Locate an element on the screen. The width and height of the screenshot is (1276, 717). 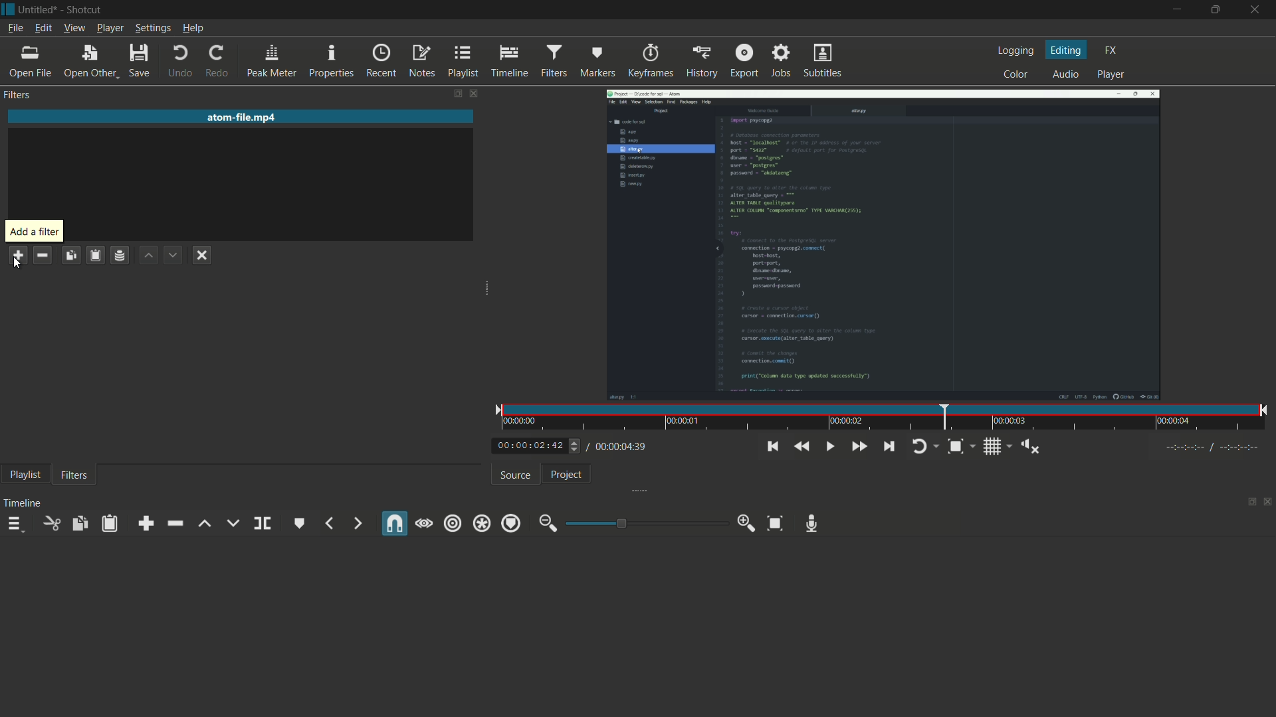
snap is located at coordinates (393, 524).